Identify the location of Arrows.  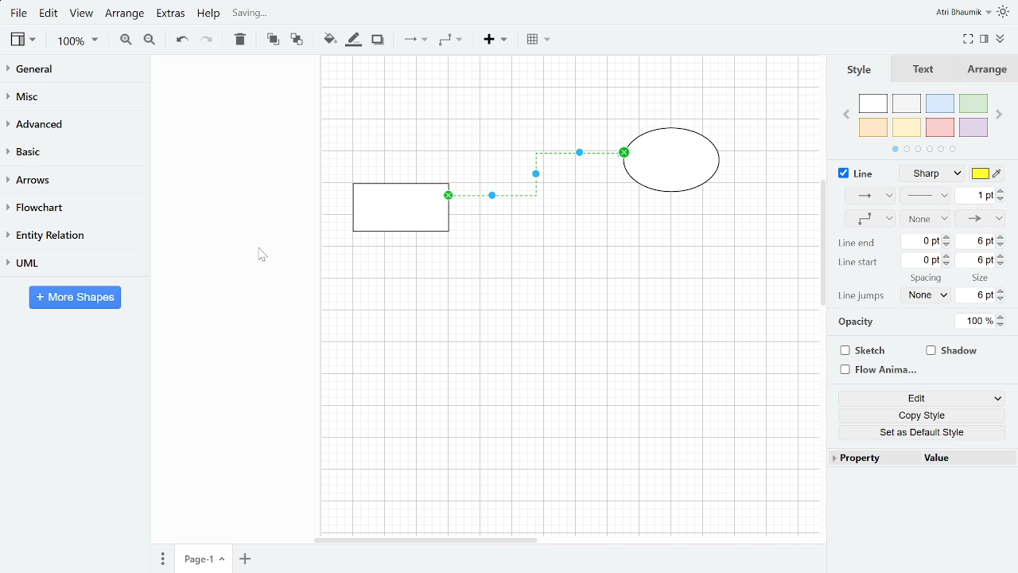
(74, 179).